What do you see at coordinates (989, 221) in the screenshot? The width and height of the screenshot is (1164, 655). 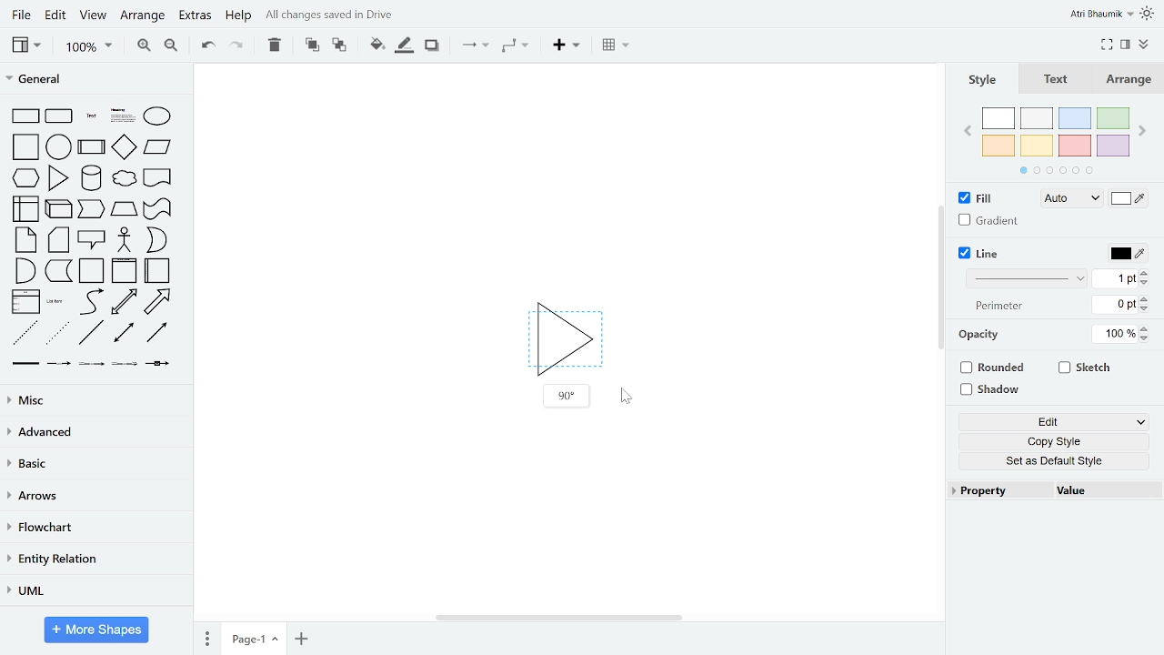 I see `fill gradient` at bounding box center [989, 221].